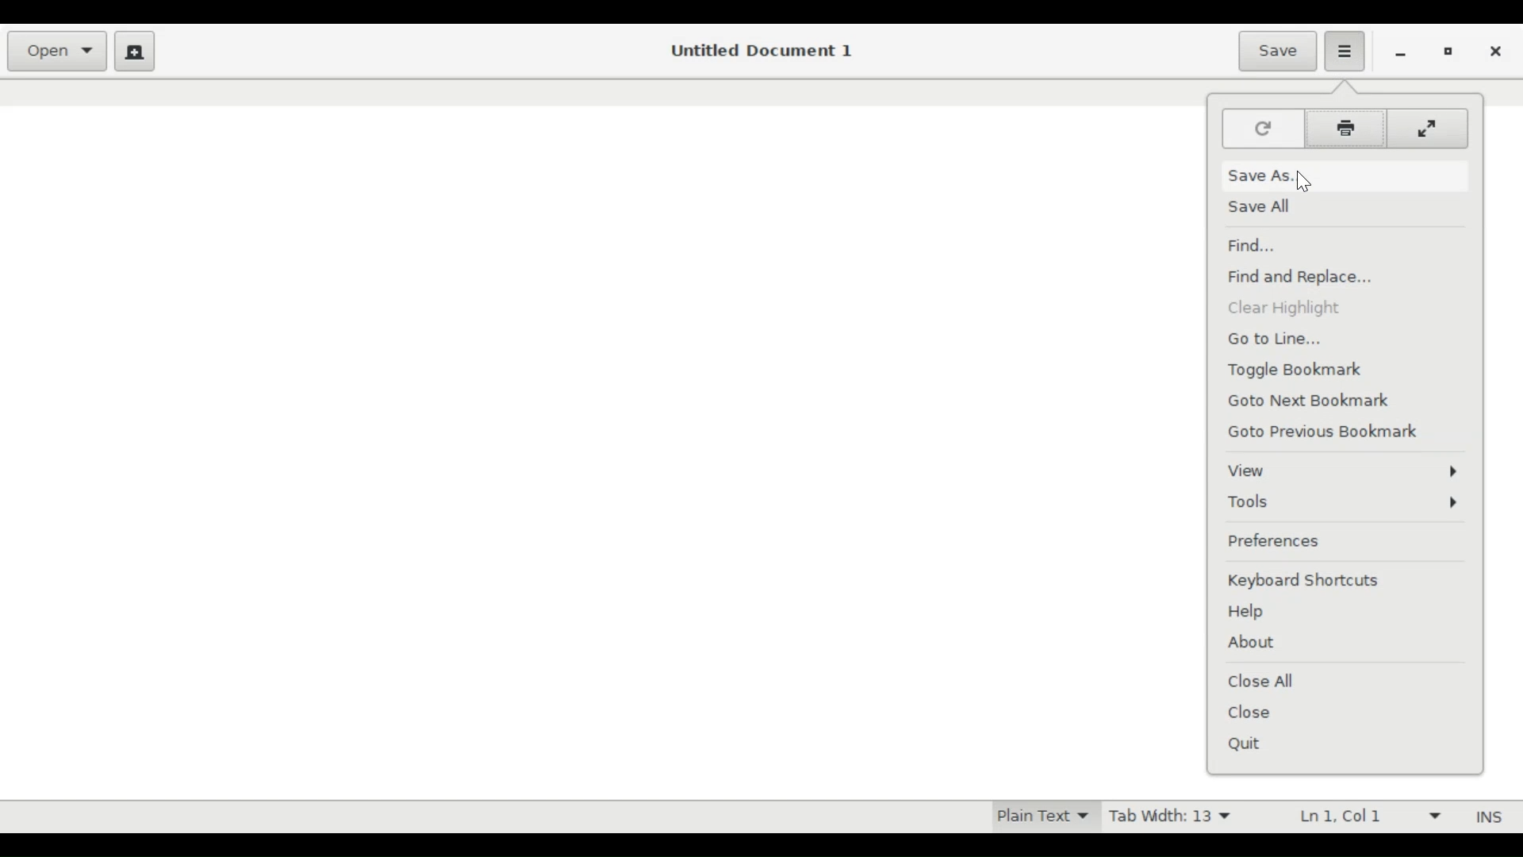 The image size is (1523, 857). What do you see at coordinates (1450, 54) in the screenshot?
I see `Restore` at bounding box center [1450, 54].